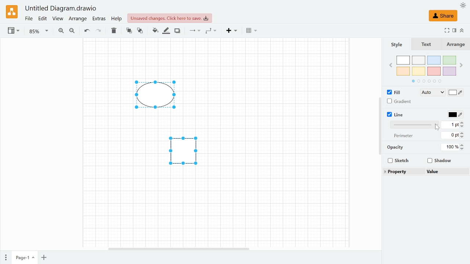 The width and height of the screenshot is (470, 264). Describe the element at coordinates (463, 5) in the screenshot. I see `Appearence` at that location.